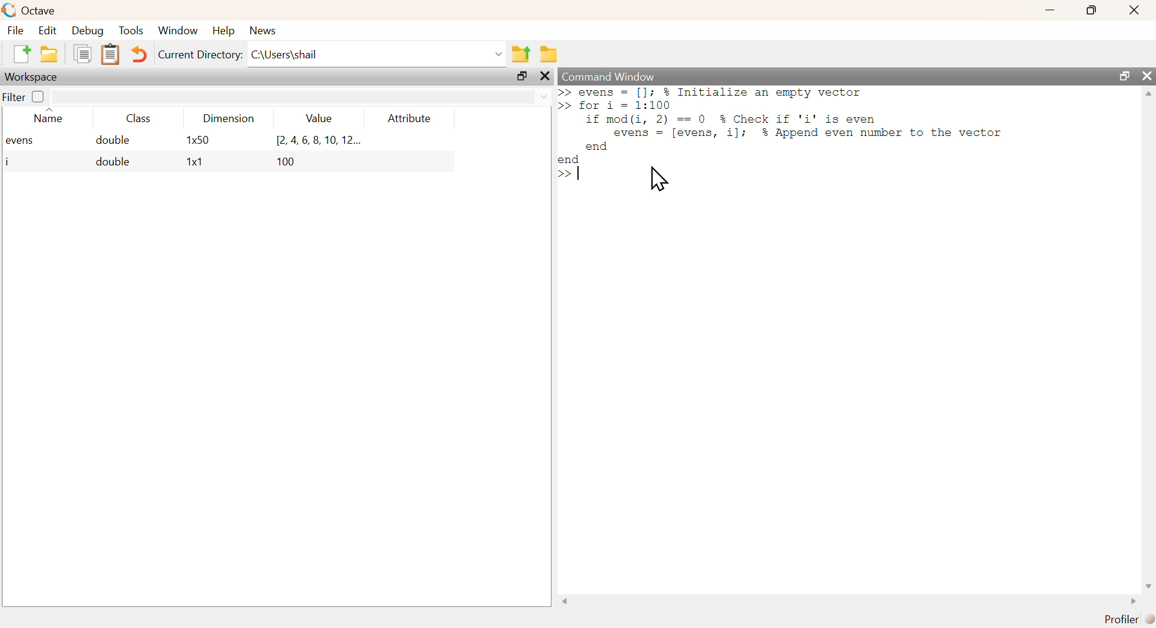 Image resolution: width=1156 pixels, height=628 pixels. What do you see at coordinates (850, 601) in the screenshot?
I see `scrollbar` at bounding box center [850, 601].